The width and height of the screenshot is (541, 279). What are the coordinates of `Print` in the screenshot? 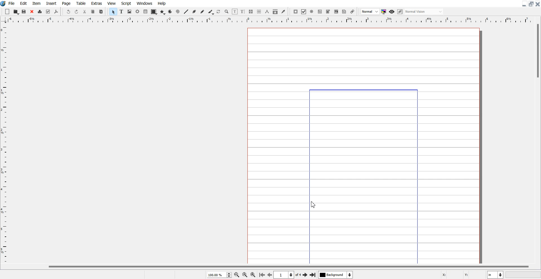 It's located at (40, 12).